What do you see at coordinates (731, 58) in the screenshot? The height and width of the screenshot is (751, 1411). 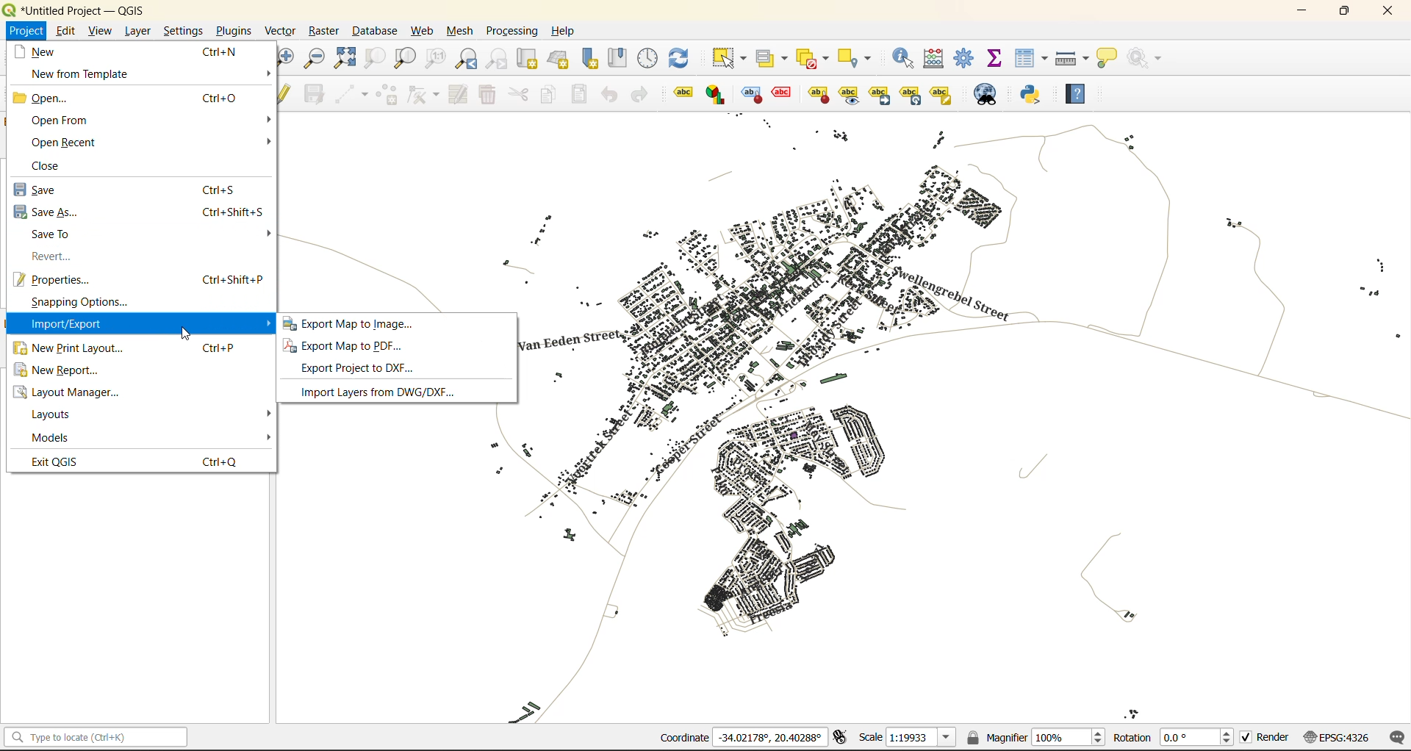 I see `select` at bounding box center [731, 58].